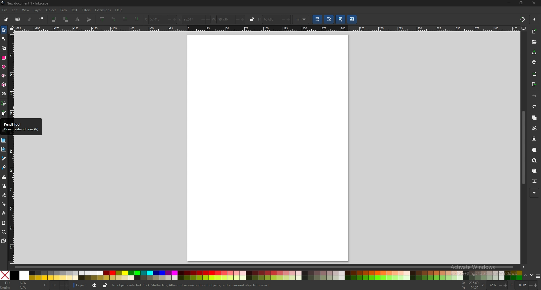 This screenshot has height=290, width=541. I want to click on raise one step, so click(113, 19).